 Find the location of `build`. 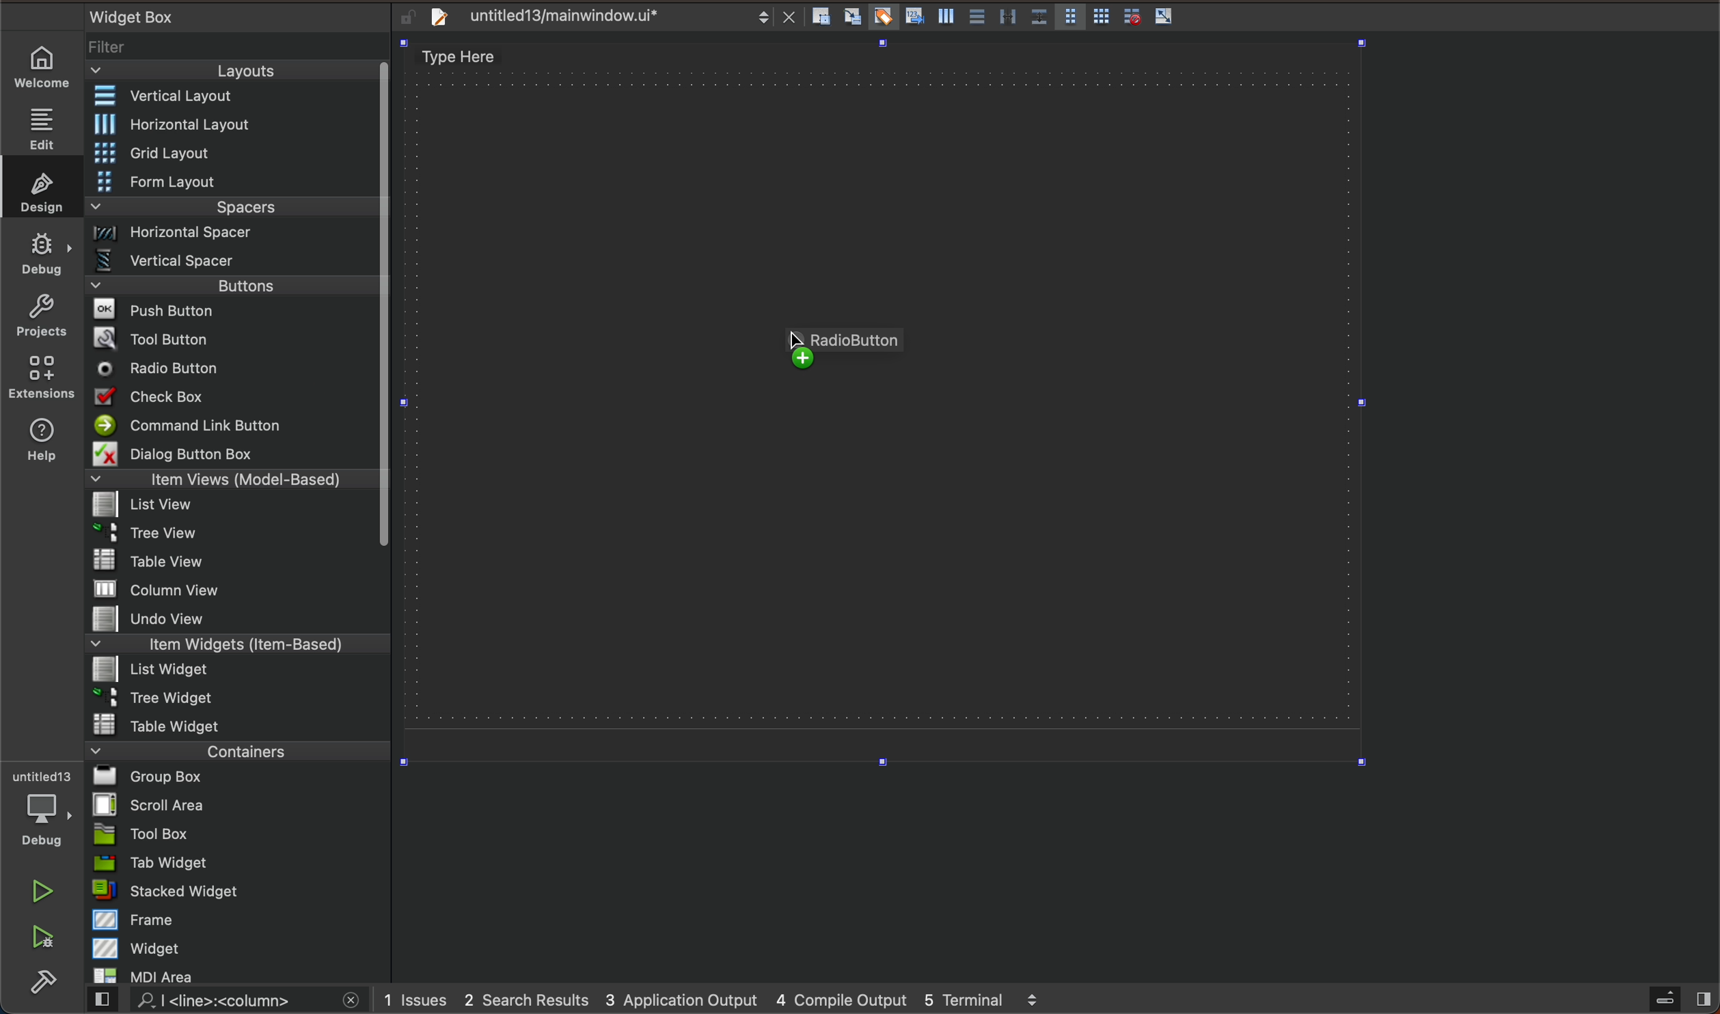

build is located at coordinates (42, 983).